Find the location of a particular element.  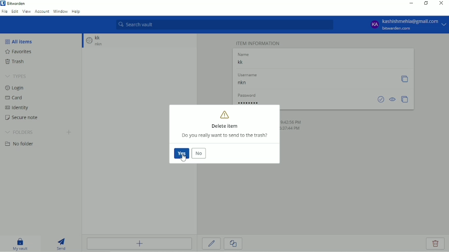

Bitwarden is located at coordinates (17, 4).